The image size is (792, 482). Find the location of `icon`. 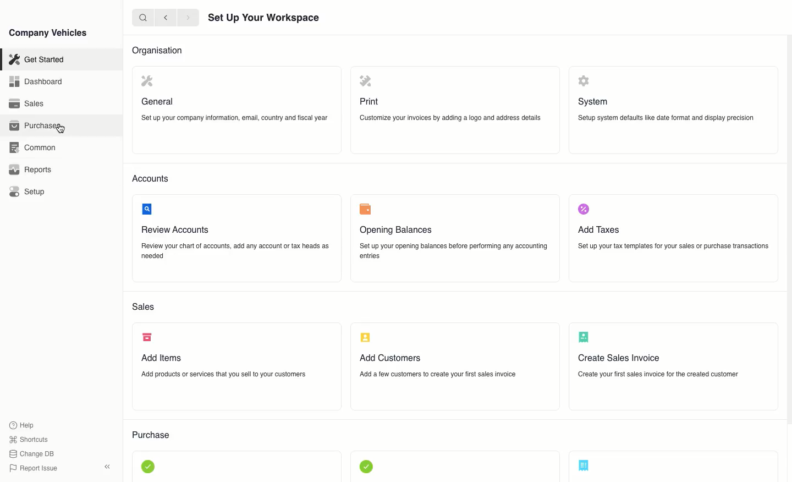

icon is located at coordinates (584, 465).